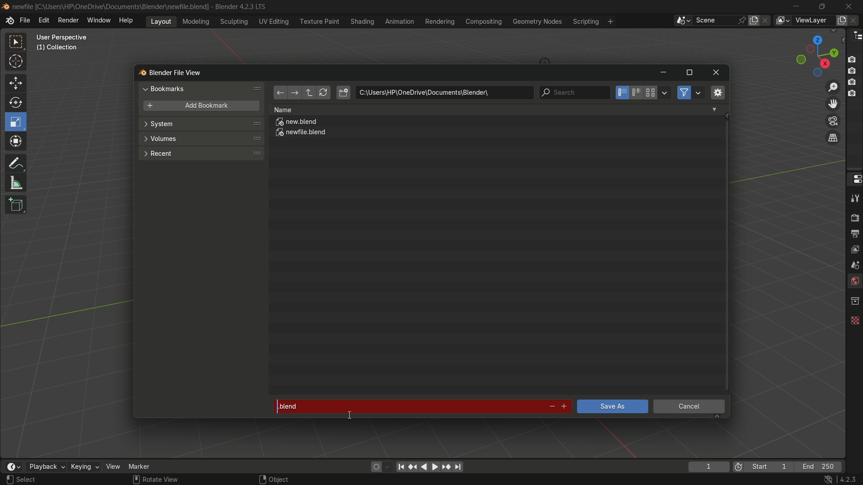 This screenshot has height=485, width=863. I want to click on new directory, so click(343, 93).